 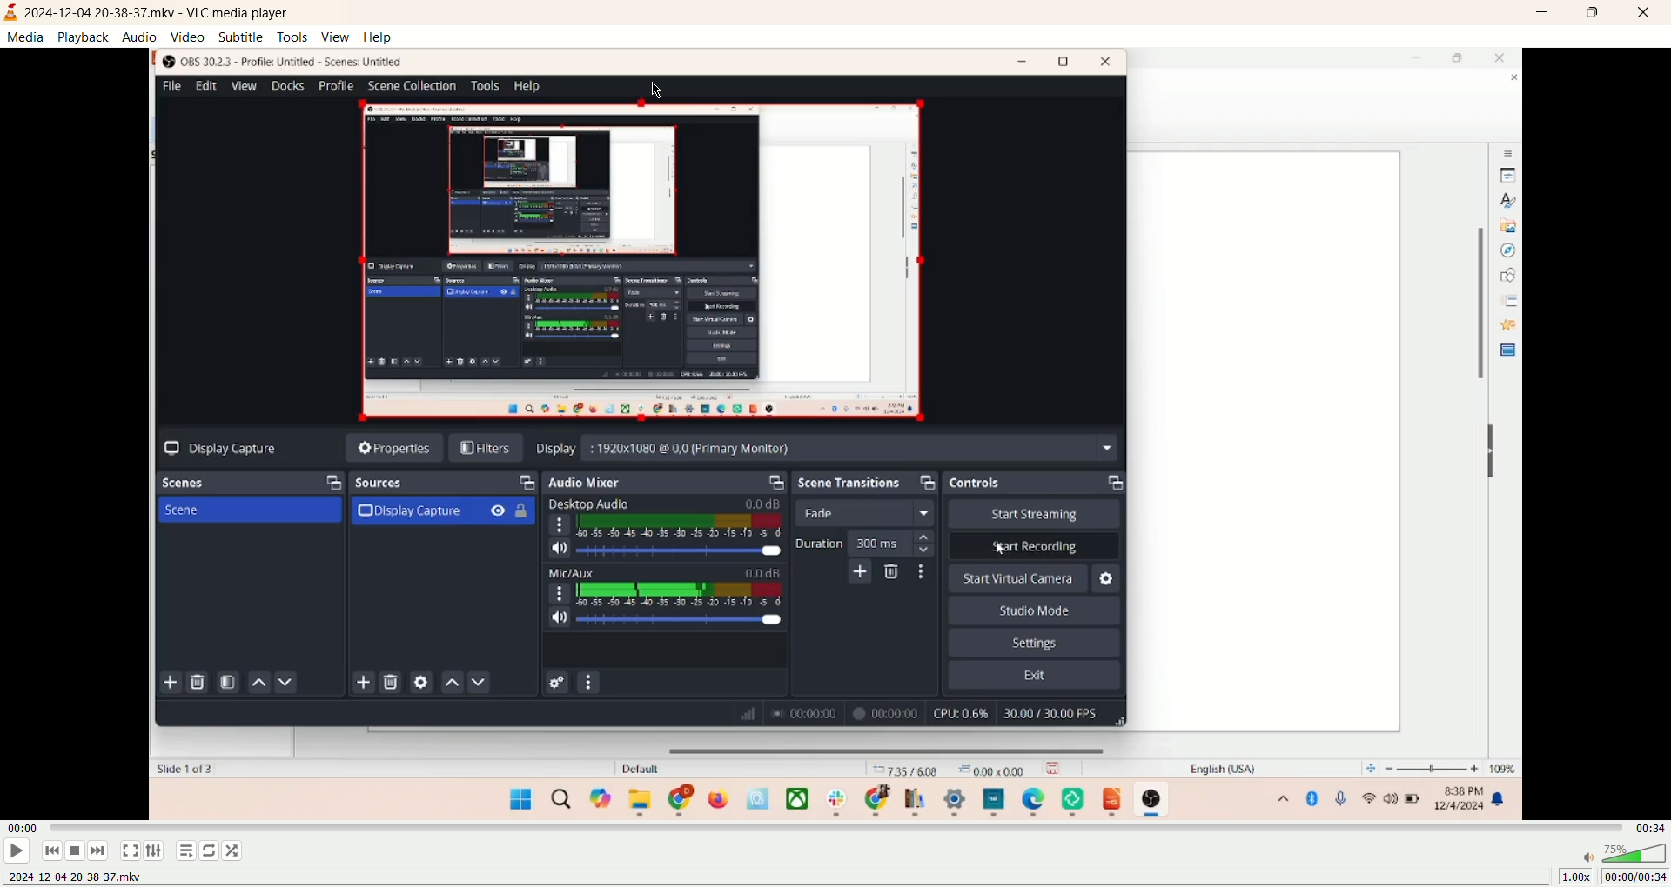 I want to click on cursor, so click(x=656, y=88).